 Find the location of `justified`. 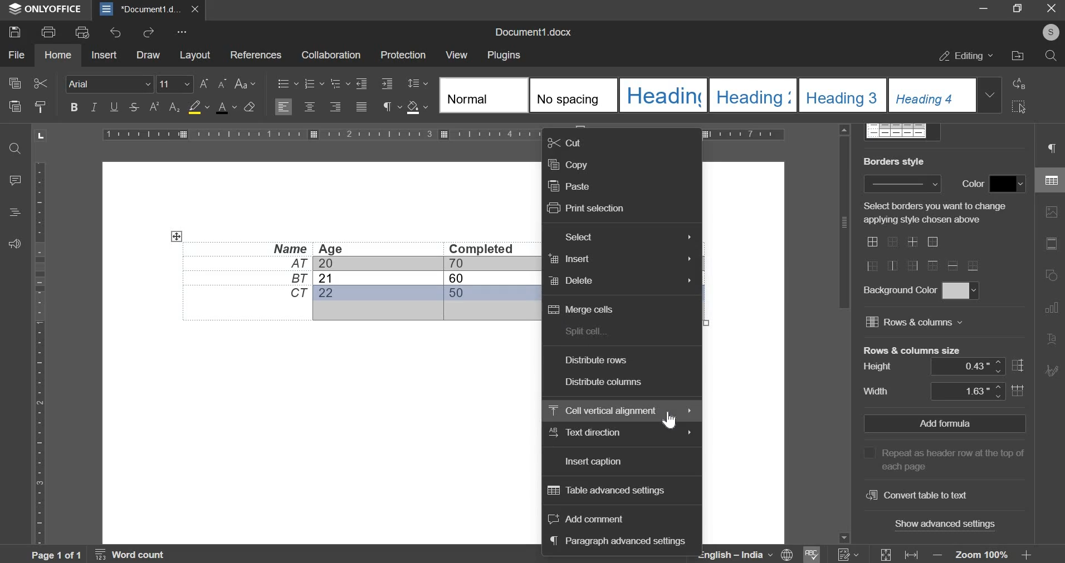

justified is located at coordinates (362, 108).